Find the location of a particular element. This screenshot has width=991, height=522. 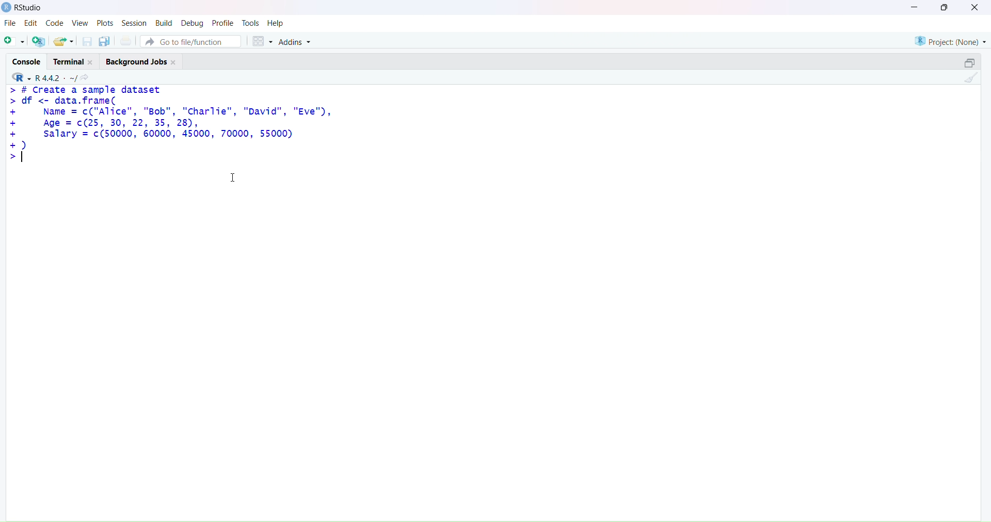

save all open documents is located at coordinates (105, 41).